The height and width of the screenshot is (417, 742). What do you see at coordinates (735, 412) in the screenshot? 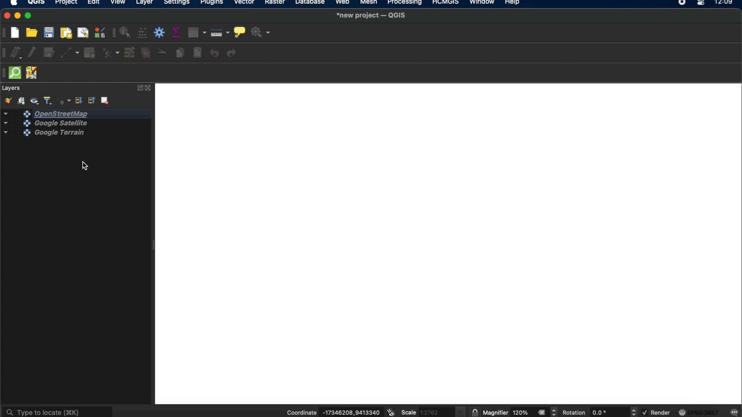
I see `messages` at bounding box center [735, 412].